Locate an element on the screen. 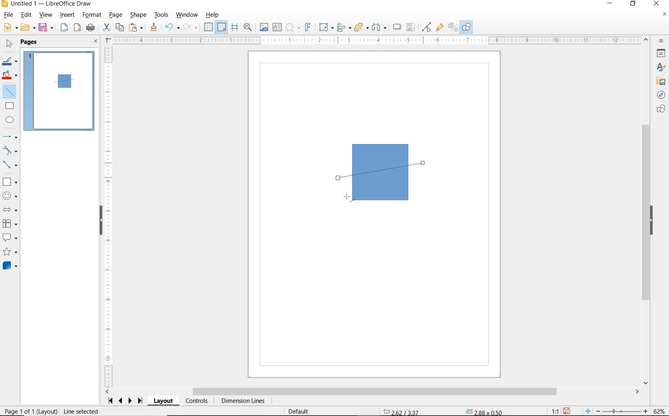  SYMBOL SHAPES is located at coordinates (10, 195).